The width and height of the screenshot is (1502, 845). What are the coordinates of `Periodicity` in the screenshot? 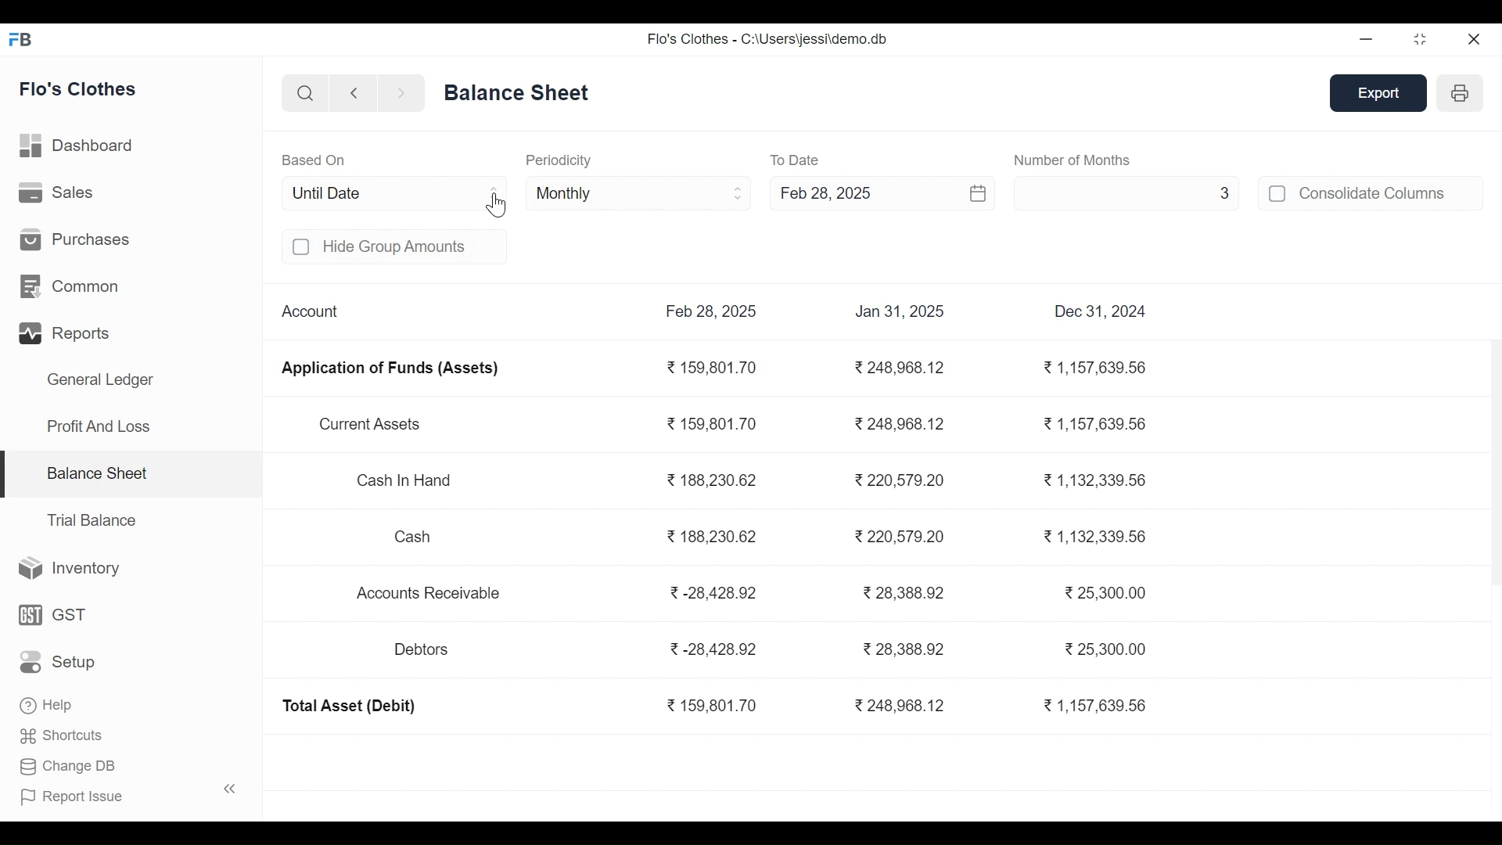 It's located at (558, 160).